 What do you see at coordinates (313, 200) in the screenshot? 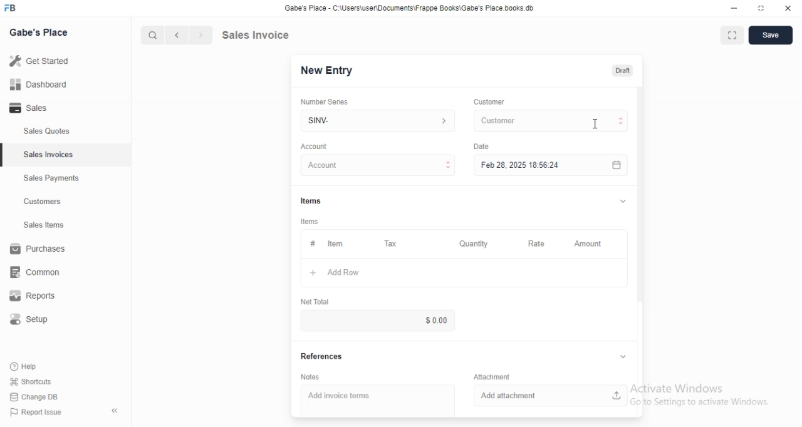
I see `` at bounding box center [313, 200].